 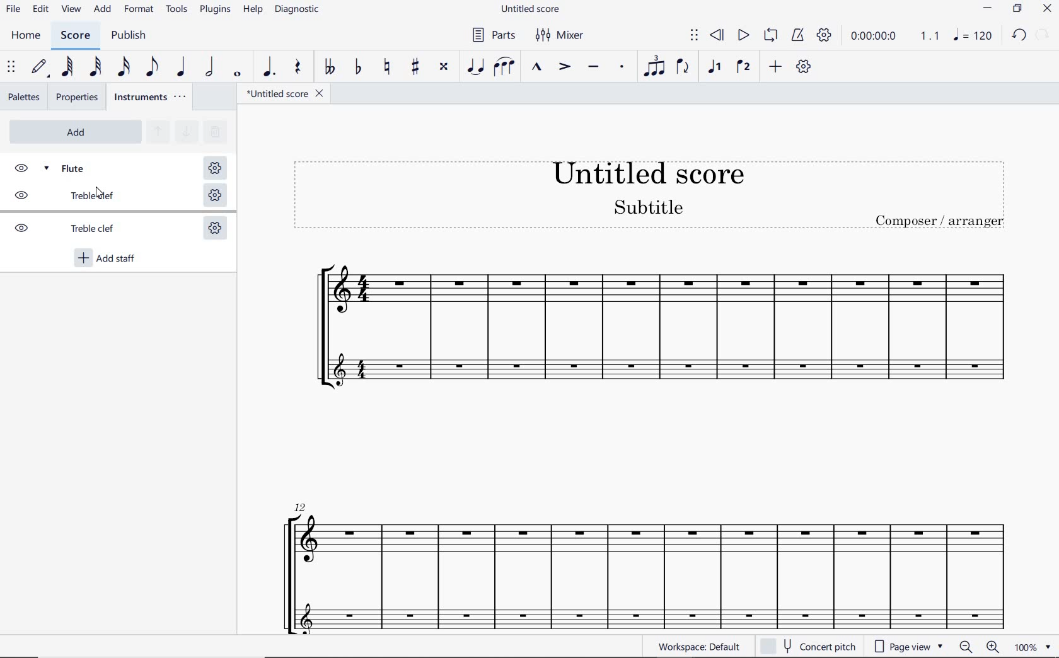 I want to click on FLUTE, so click(x=79, y=167).